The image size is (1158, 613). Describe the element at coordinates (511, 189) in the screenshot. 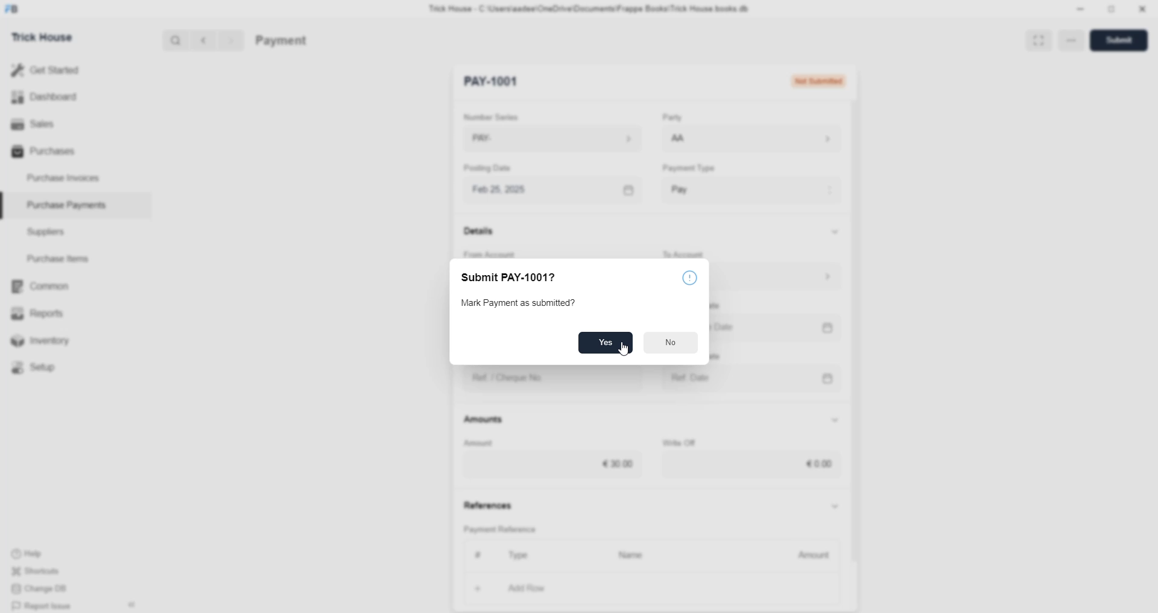

I see `Feb 25,2025` at that location.